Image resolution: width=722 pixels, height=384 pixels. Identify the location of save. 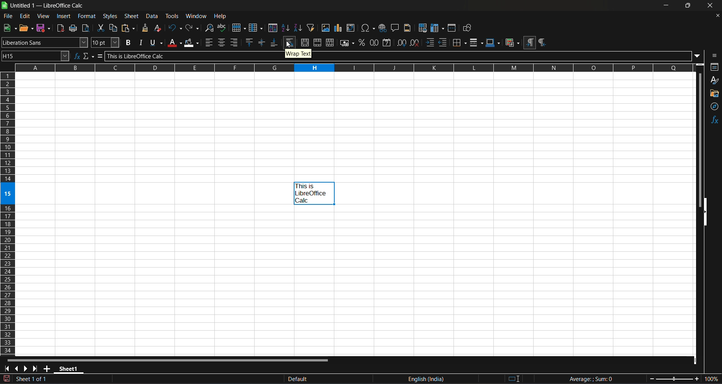
(43, 27).